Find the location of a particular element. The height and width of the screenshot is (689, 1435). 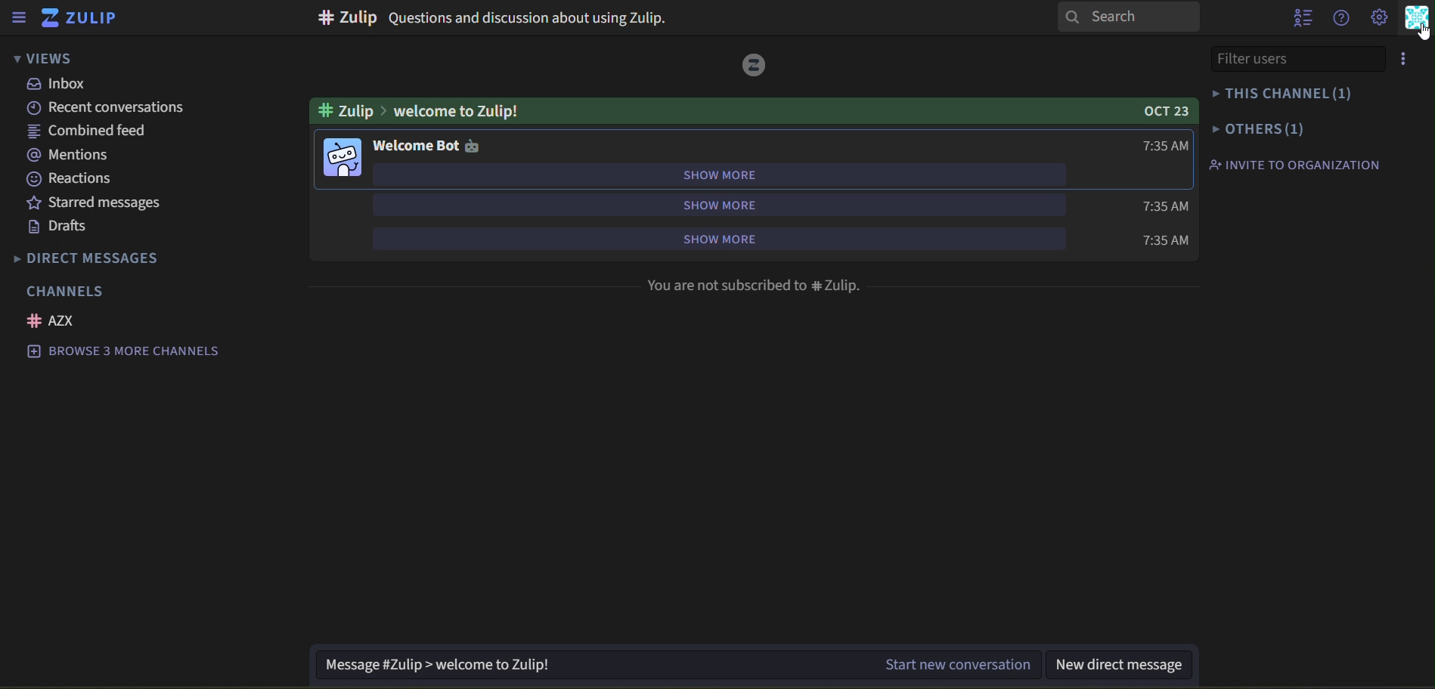

combined feed is located at coordinates (90, 132).